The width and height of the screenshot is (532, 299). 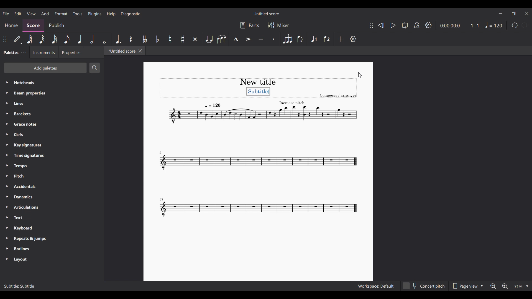 What do you see at coordinates (360, 75) in the screenshot?
I see `Cursor clicking on score` at bounding box center [360, 75].